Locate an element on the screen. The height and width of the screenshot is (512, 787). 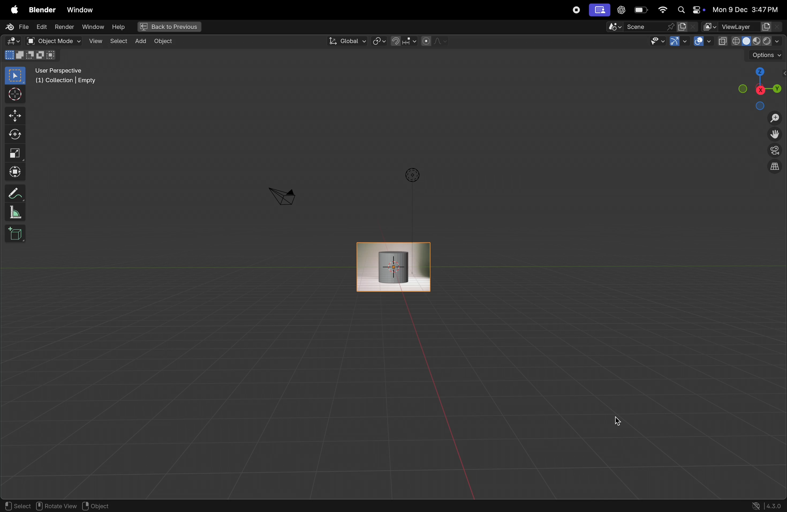
view point is located at coordinates (761, 87).